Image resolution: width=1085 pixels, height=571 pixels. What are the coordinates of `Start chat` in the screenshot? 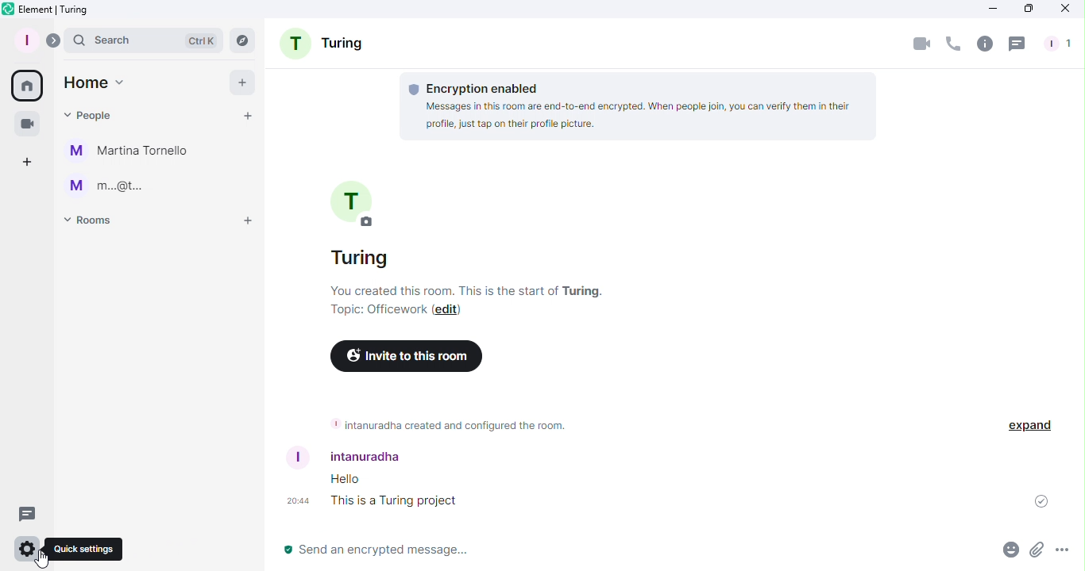 It's located at (248, 116).